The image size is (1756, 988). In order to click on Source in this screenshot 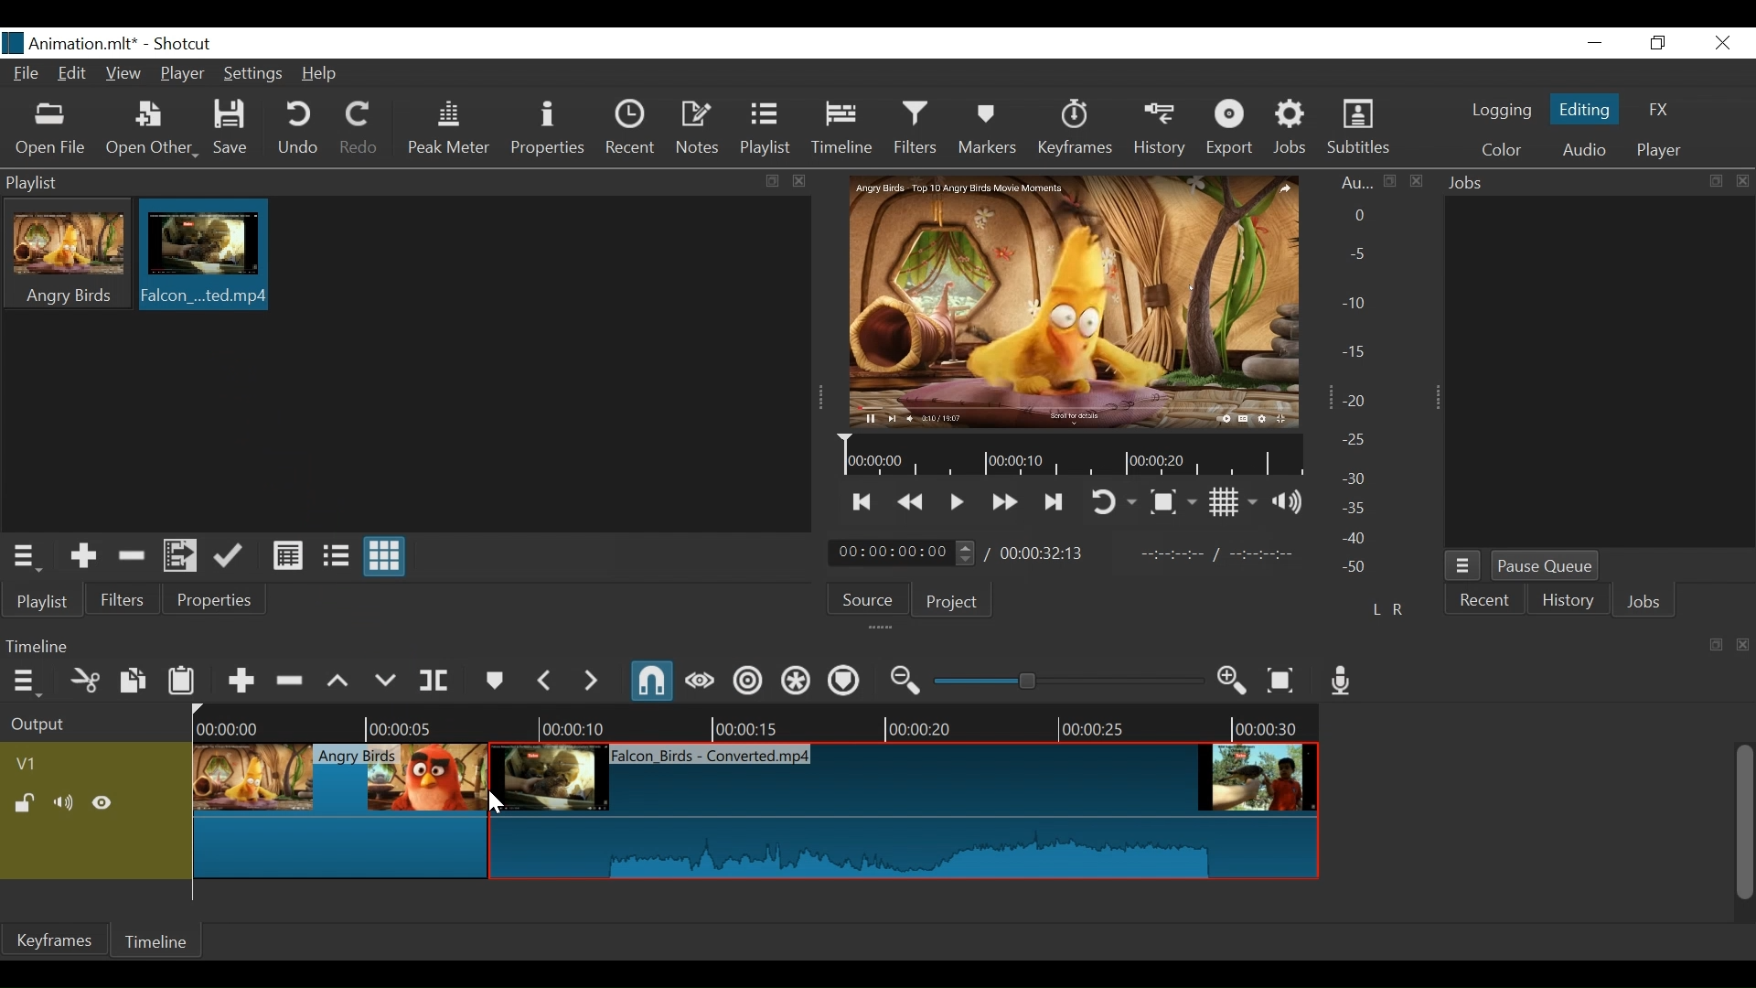, I will do `click(868, 599)`.